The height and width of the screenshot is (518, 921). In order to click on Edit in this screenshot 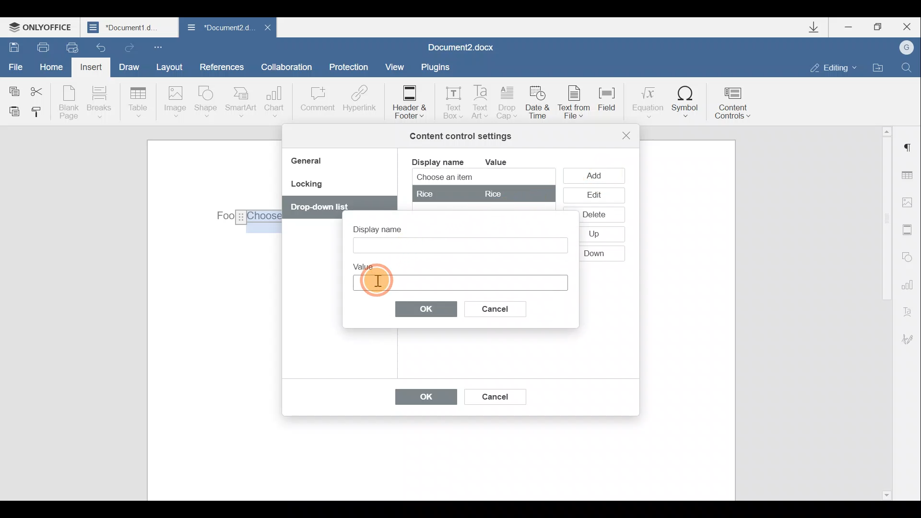, I will do `click(593, 196)`.